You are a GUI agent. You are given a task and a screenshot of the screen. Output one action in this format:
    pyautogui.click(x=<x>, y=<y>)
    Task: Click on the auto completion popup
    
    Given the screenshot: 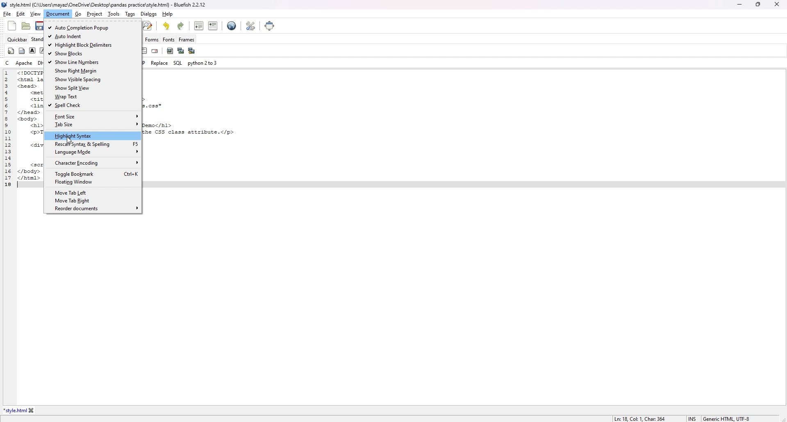 What is the action you would take?
    pyautogui.click(x=93, y=28)
    